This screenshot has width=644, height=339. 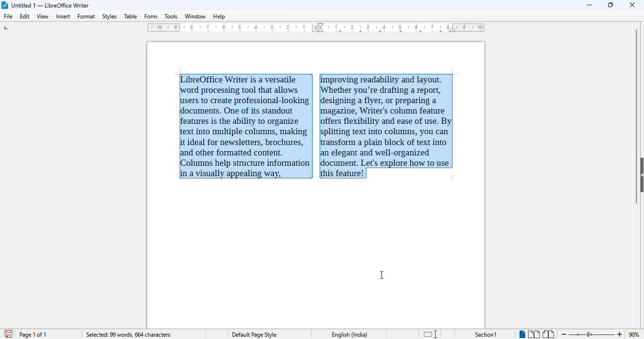 What do you see at coordinates (25, 16) in the screenshot?
I see `edit` at bounding box center [25, 16].